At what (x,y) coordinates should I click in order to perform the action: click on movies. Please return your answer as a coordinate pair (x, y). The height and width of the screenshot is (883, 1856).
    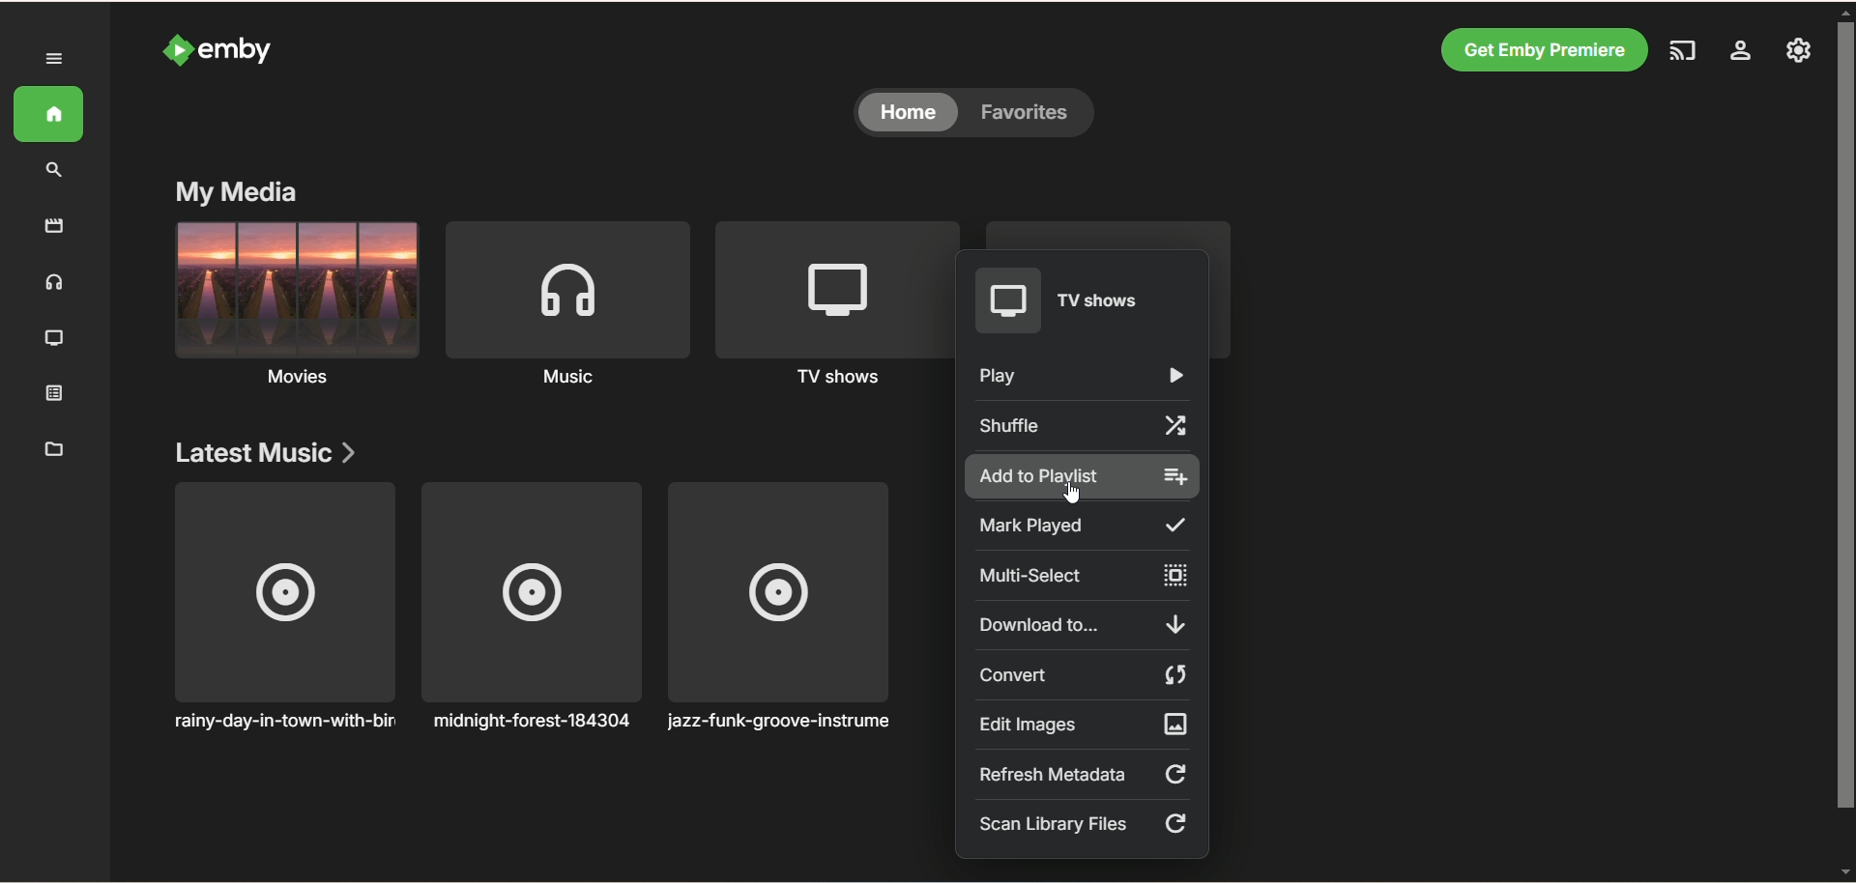
    Looking at the image, I should click on (54, 226).